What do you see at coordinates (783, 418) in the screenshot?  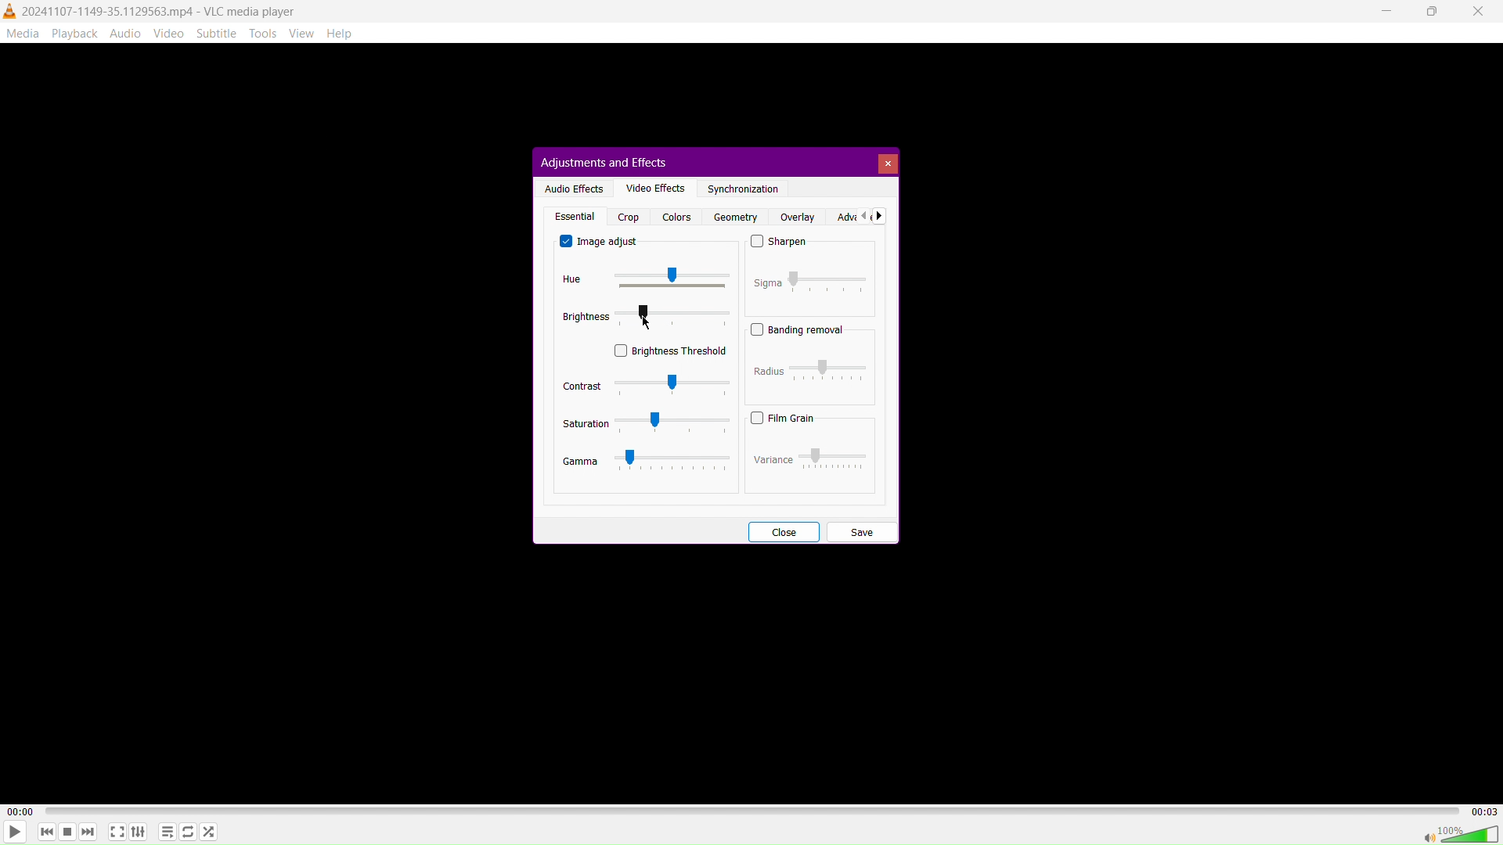 I see `Film Grain` at bounding box center [783, 418].